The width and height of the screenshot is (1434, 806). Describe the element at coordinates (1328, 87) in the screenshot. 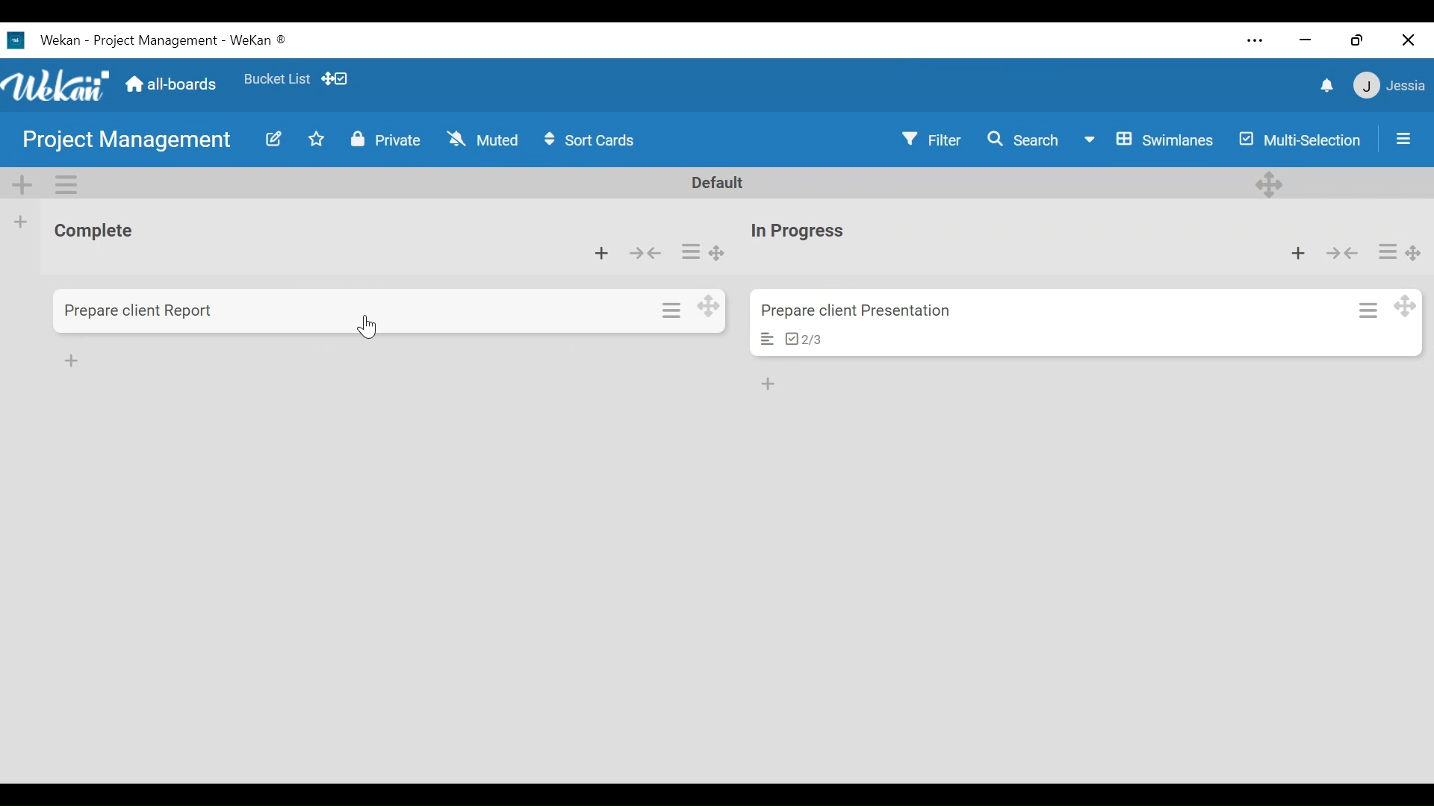

I see `notifications` at that location.